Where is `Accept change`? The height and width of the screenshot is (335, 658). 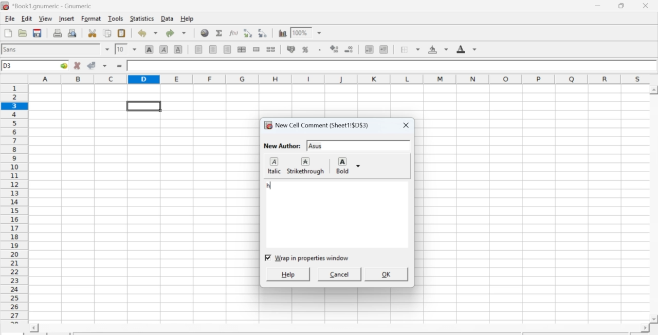
Accept change is located at coordinates (91, 65).